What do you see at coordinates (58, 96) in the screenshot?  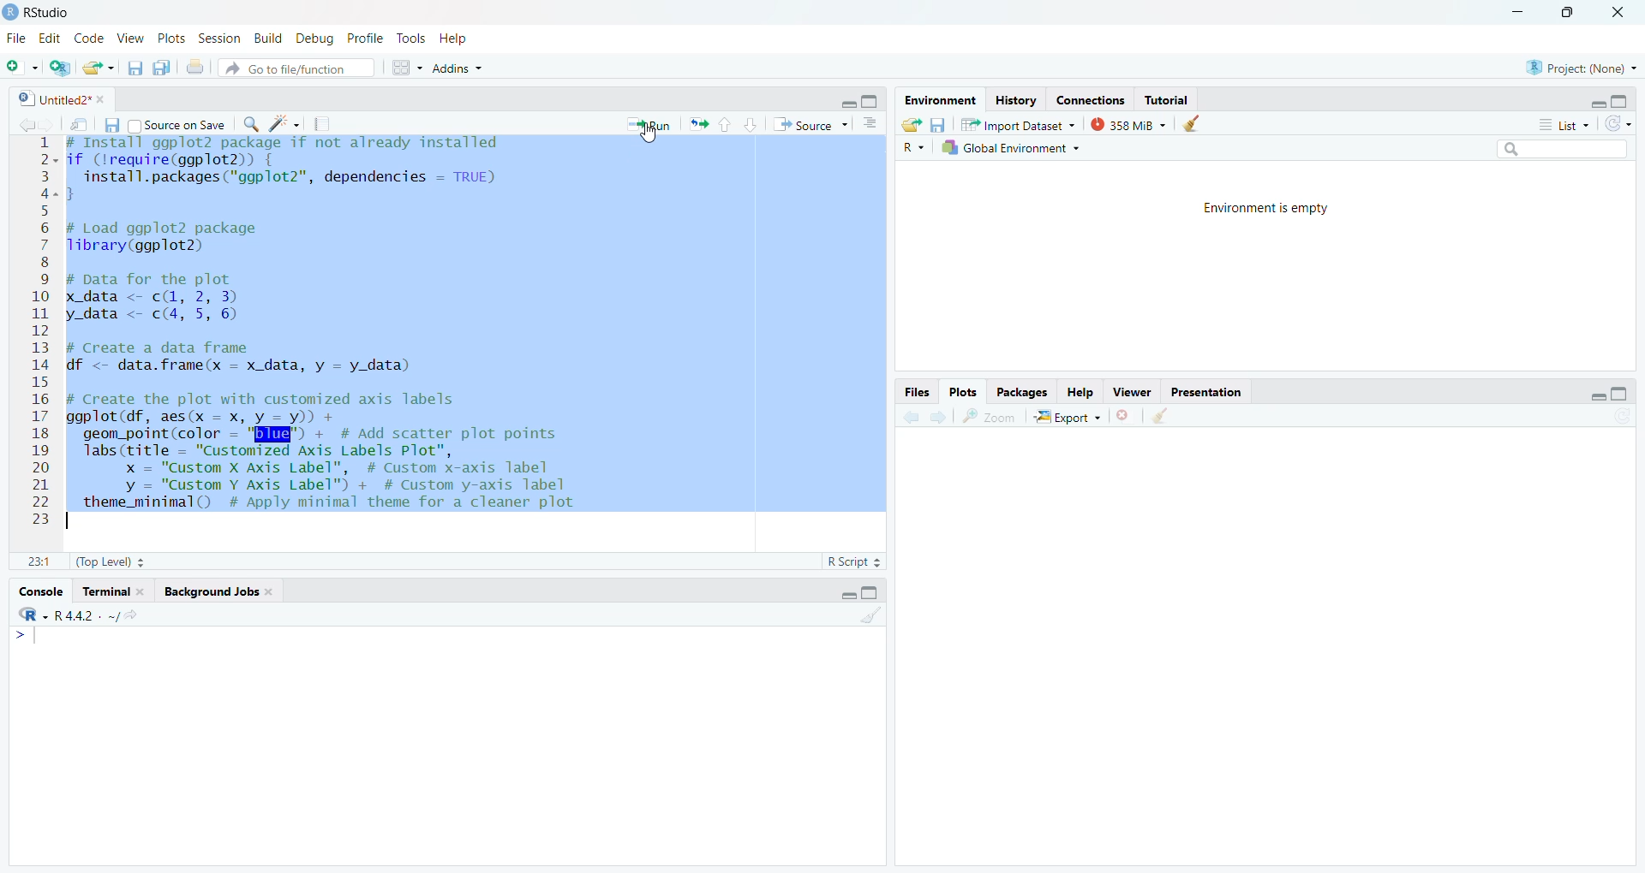 I see `| Untitled2* *` at bounding box center [58, 96].